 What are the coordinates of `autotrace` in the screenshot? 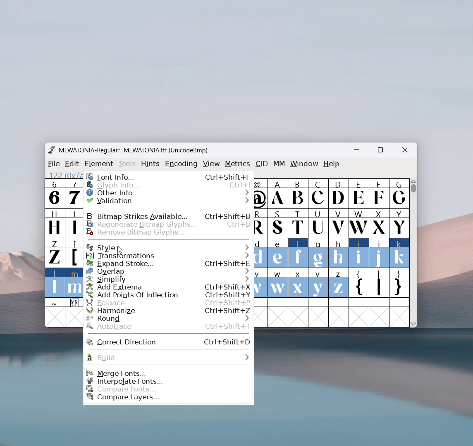 It's located at (169, 327).